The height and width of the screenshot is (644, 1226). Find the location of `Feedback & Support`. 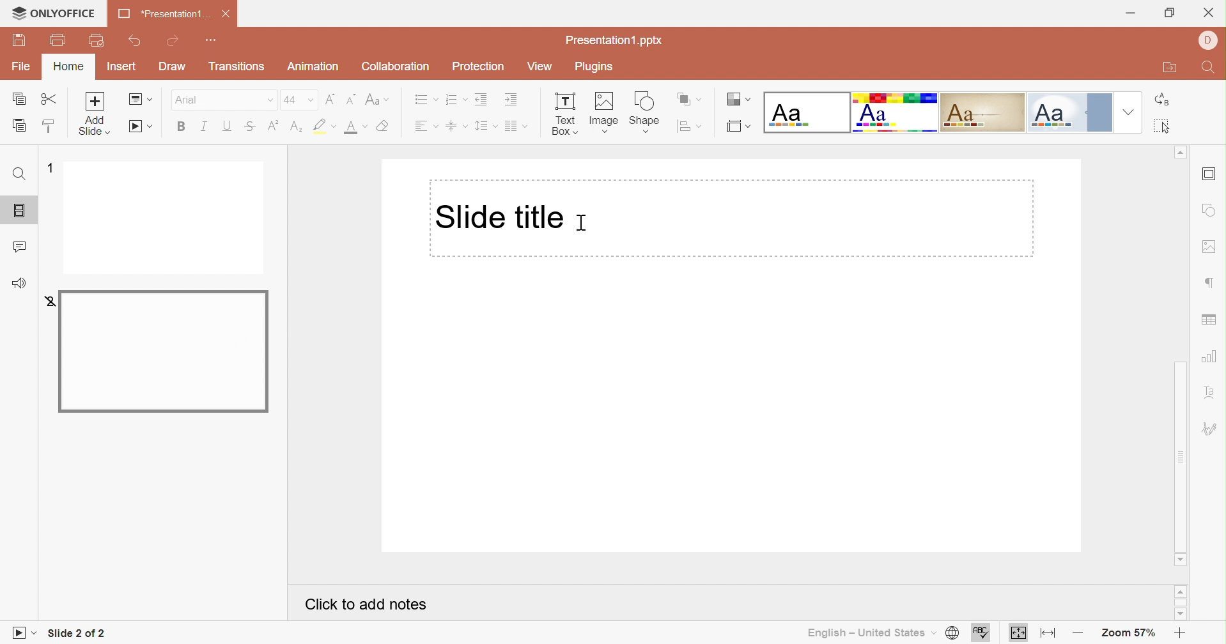

Feedback & Support is located at coordinates (19, 285).